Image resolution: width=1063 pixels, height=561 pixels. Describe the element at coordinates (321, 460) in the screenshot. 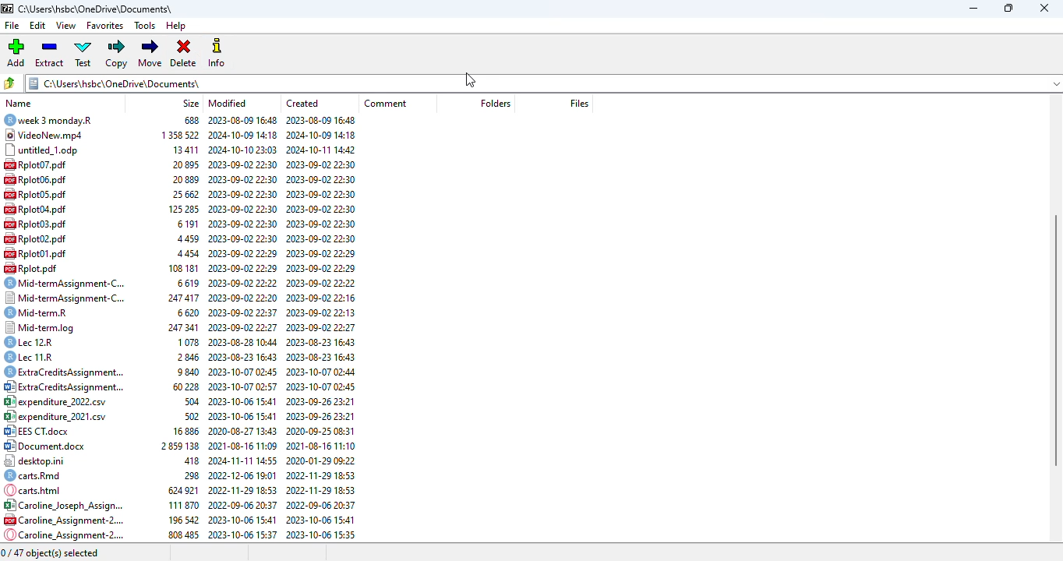

I see `2020-01-29 09:22` at that location.